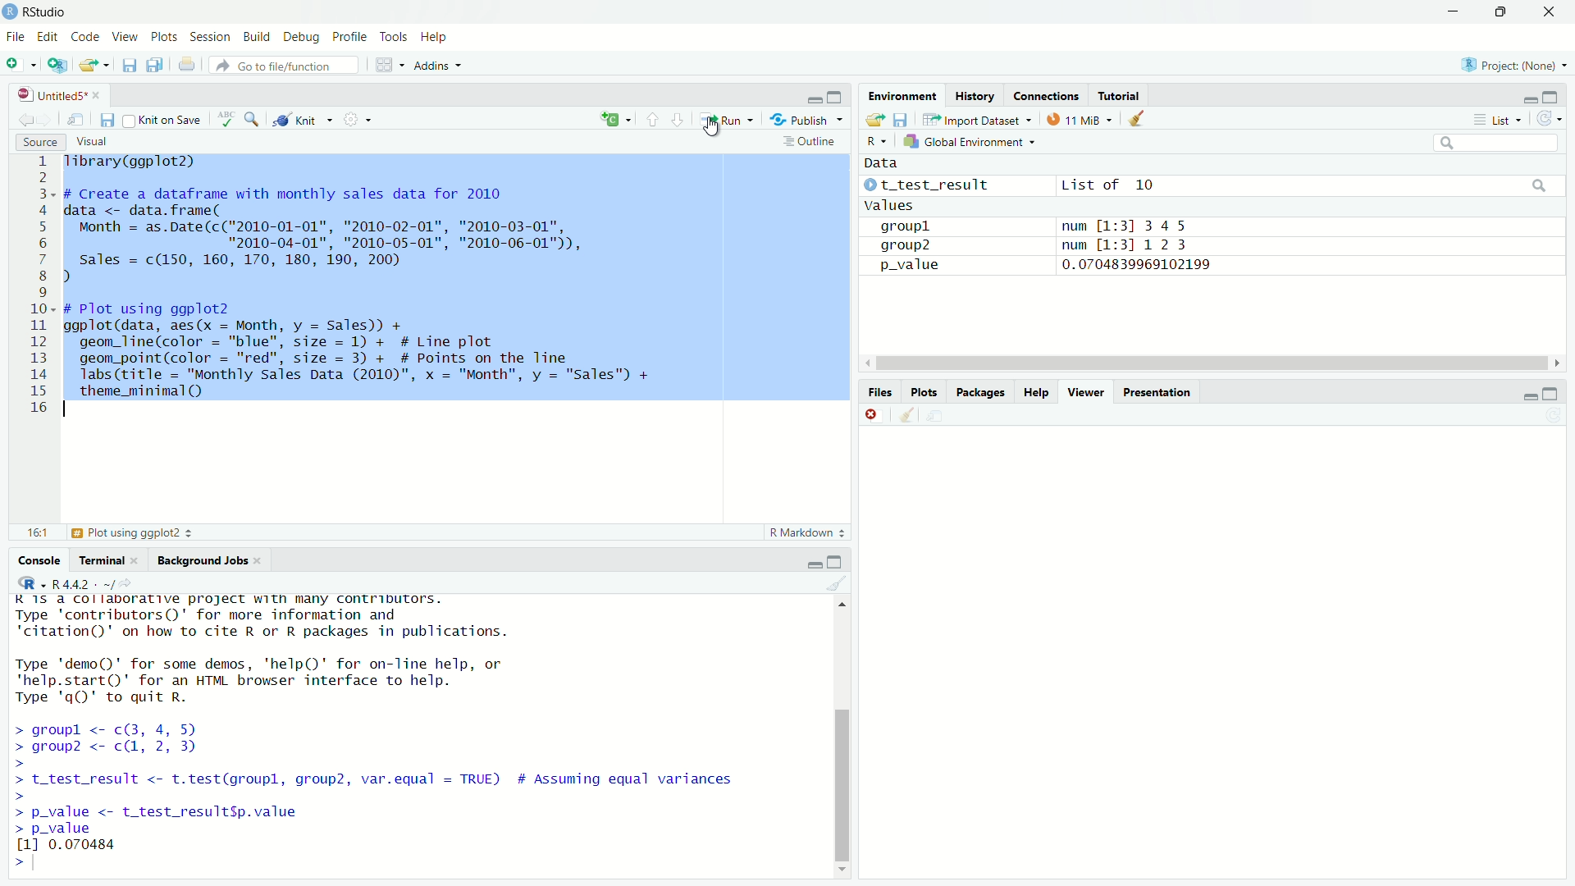  Describe the element at coordinates (130, 532) in the screenshot. I see `Plot using ggplot2` at that location.